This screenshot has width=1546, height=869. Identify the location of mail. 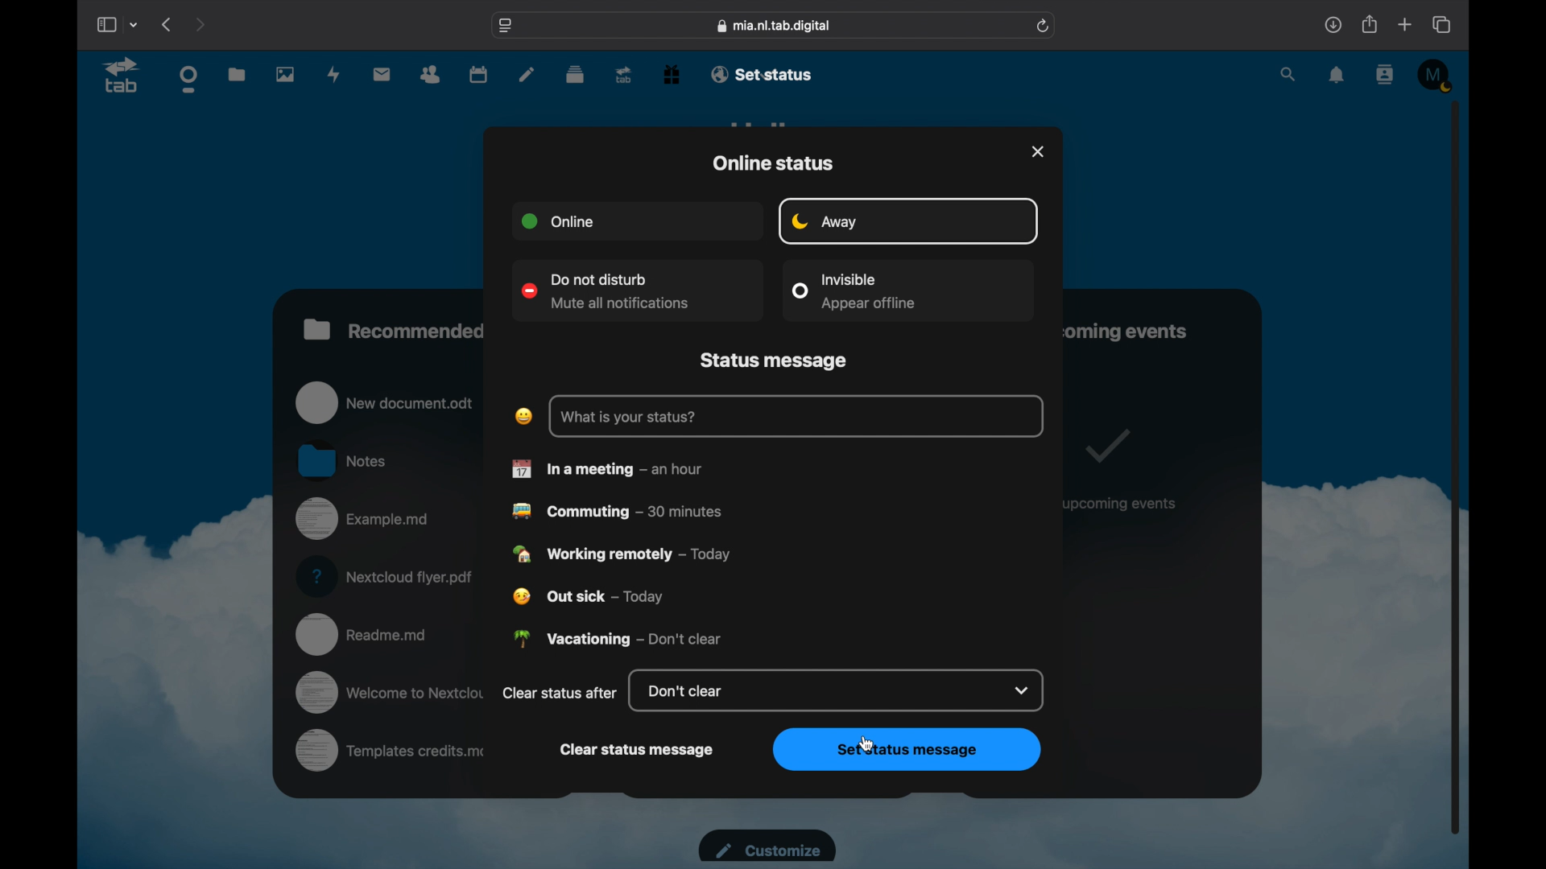
(382, 73).